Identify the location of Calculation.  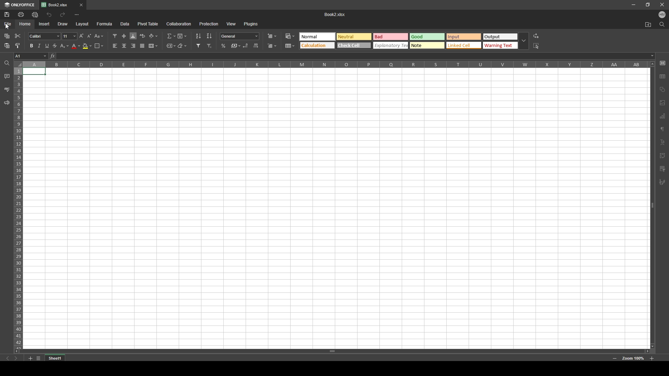
(317, 45).